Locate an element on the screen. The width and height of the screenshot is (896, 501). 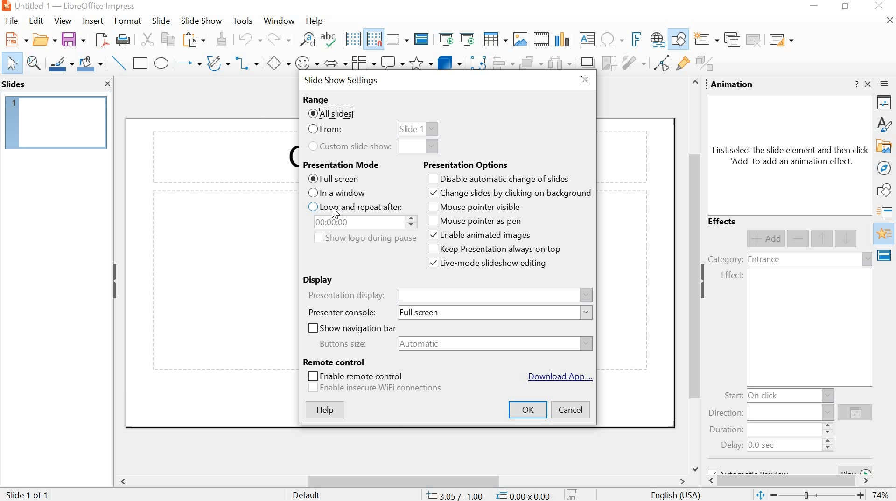
insert table is located at coordinates (495, 40).